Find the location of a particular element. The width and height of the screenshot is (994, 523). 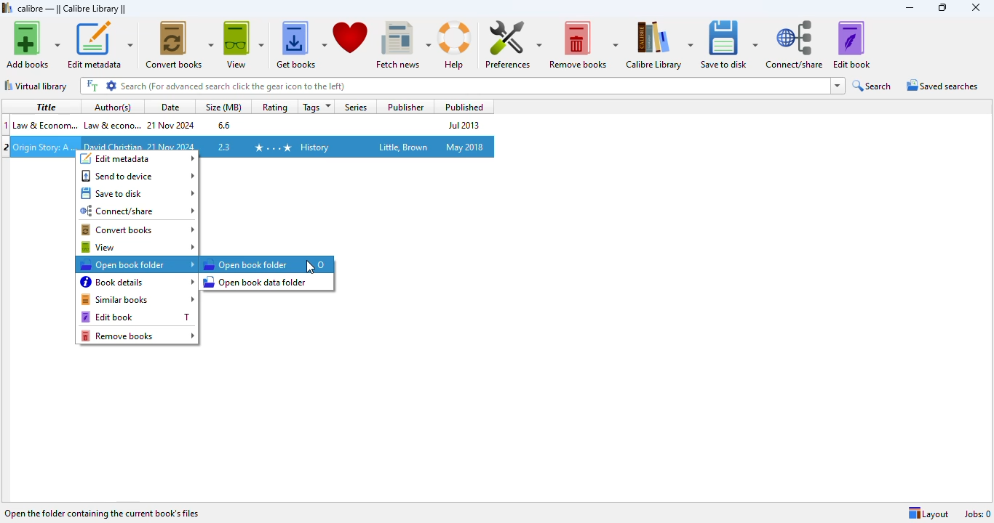

size (MB) is located at coordinates (223, 107).